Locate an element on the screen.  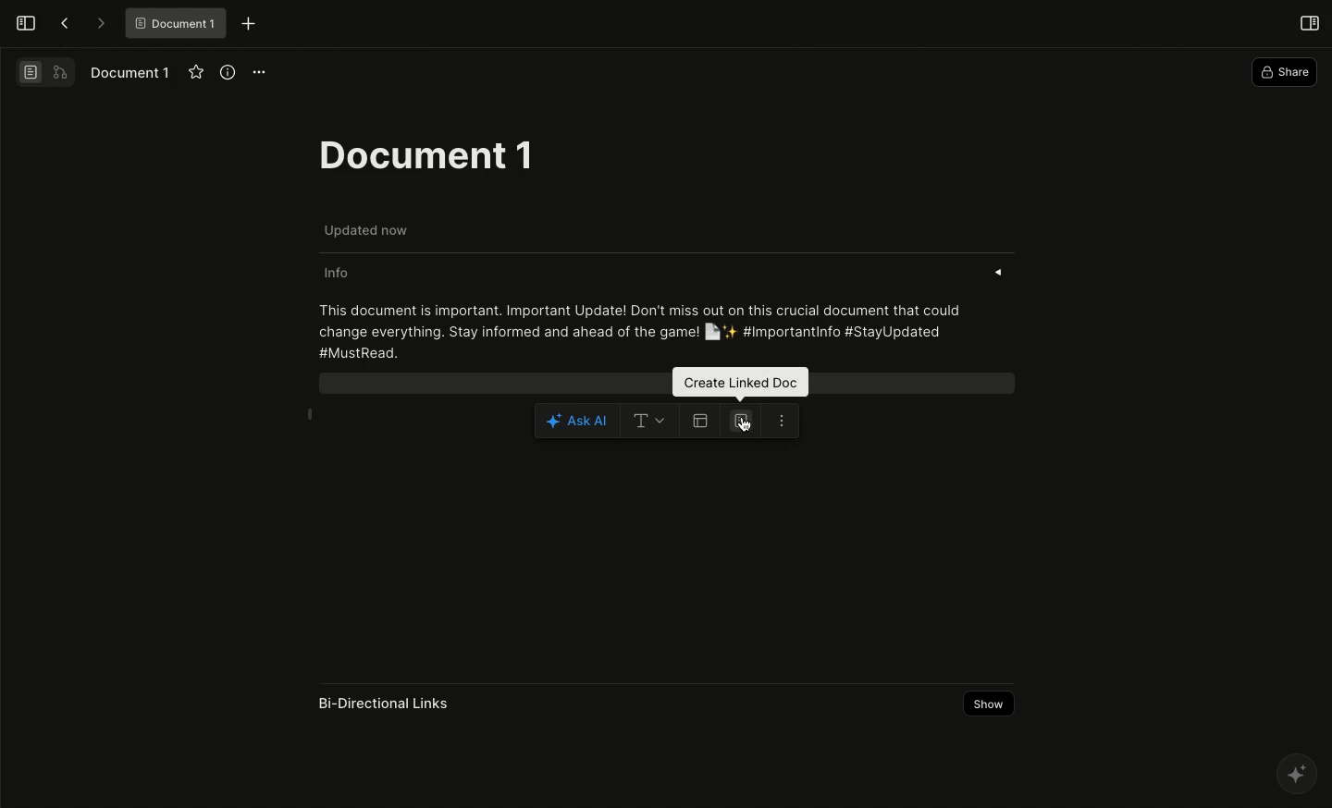
Ask AI is located at coordinates (574, 422).